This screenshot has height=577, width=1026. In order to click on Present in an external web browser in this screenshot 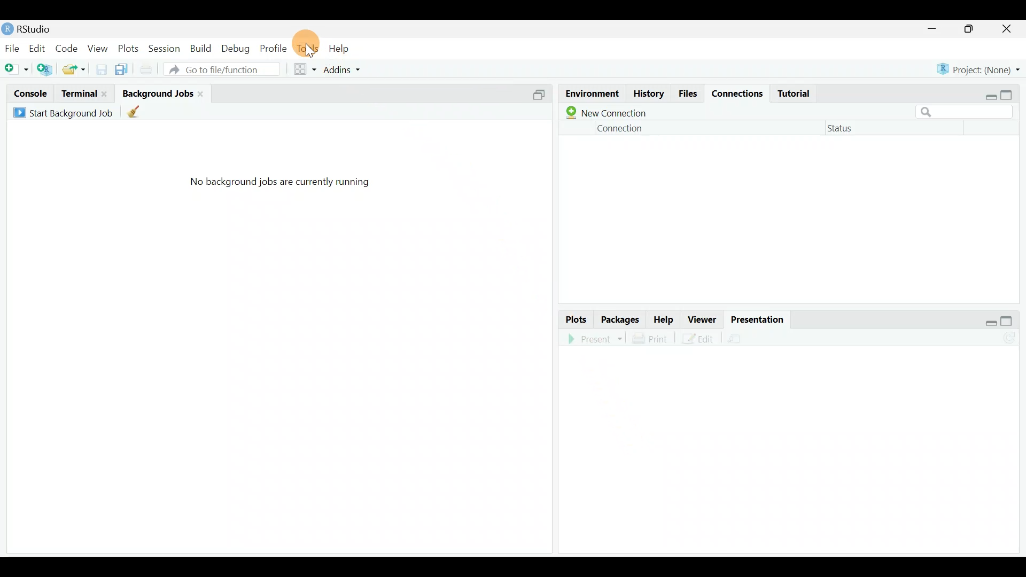, I will do `click(595, 339)`.